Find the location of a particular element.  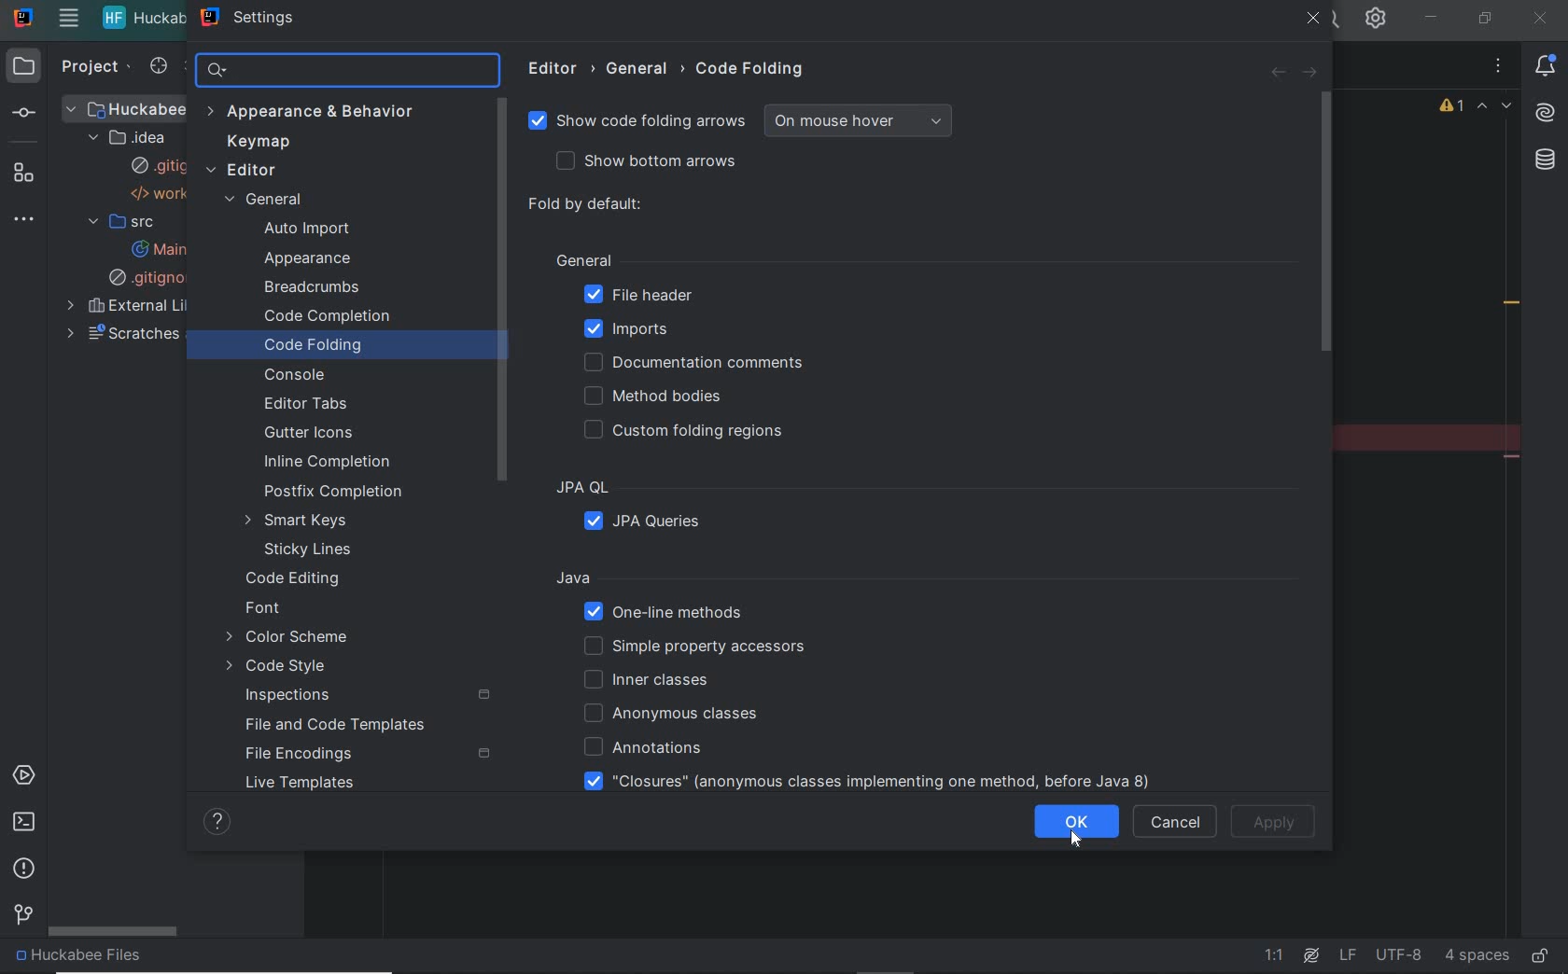

ok is located at coordinates (1078, 817).